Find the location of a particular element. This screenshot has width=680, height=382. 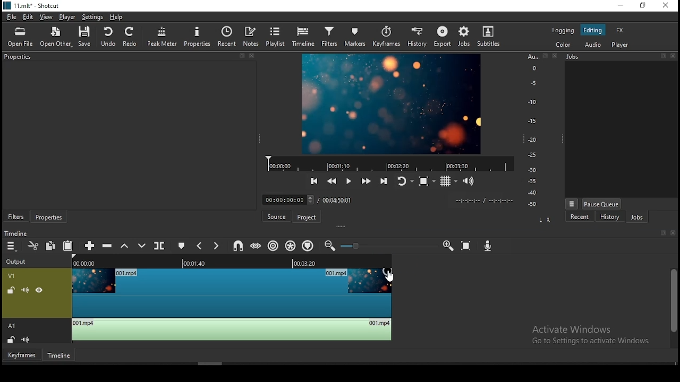

subtitles is located at coordinates (489, 39).